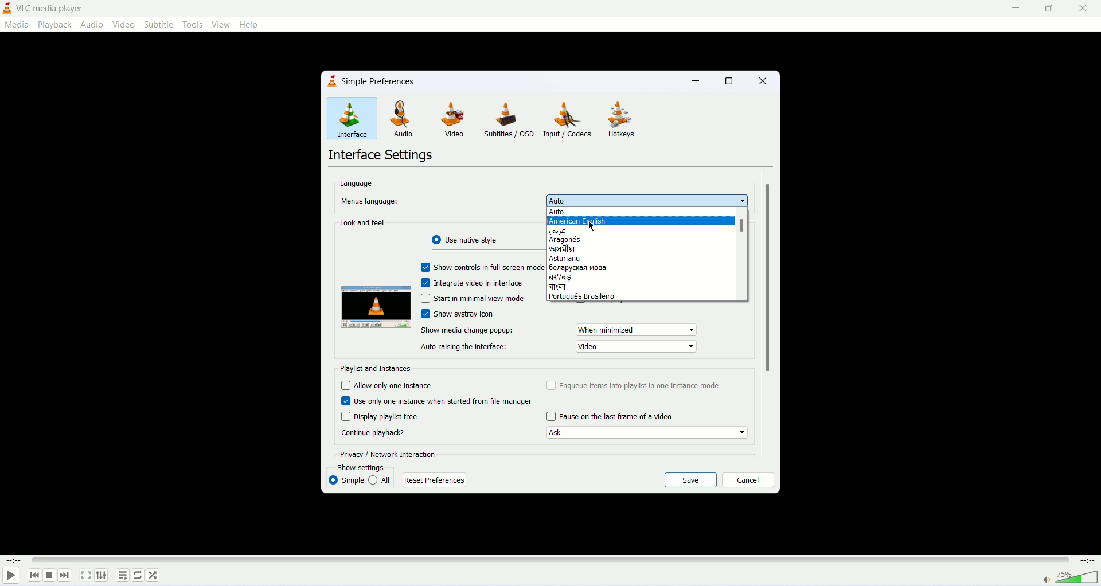 Image resolution: width=1101 pixels, height=586 pixels. Describe the element at coordinates (17, 24) in the screenshot. I see `media` at that location.